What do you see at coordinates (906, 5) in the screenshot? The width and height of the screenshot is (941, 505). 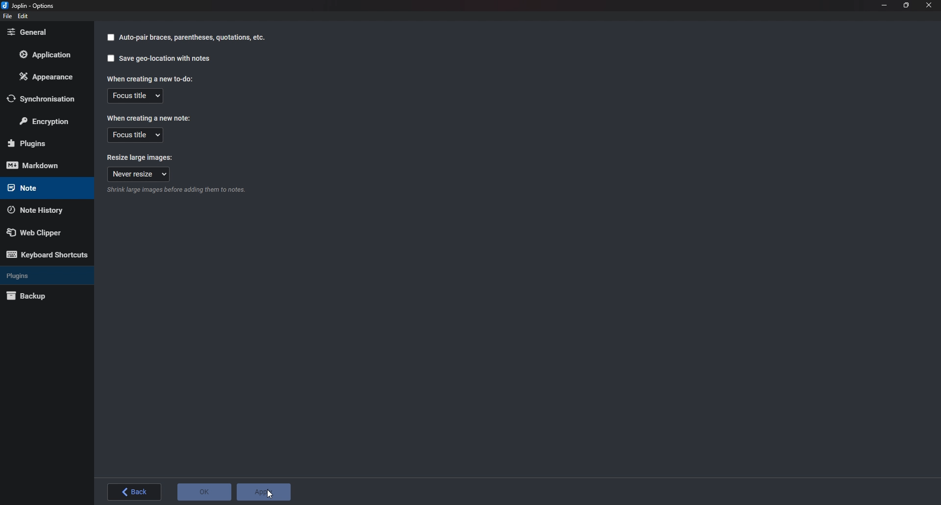 I see `Resize` at bounding box center [906, 5].